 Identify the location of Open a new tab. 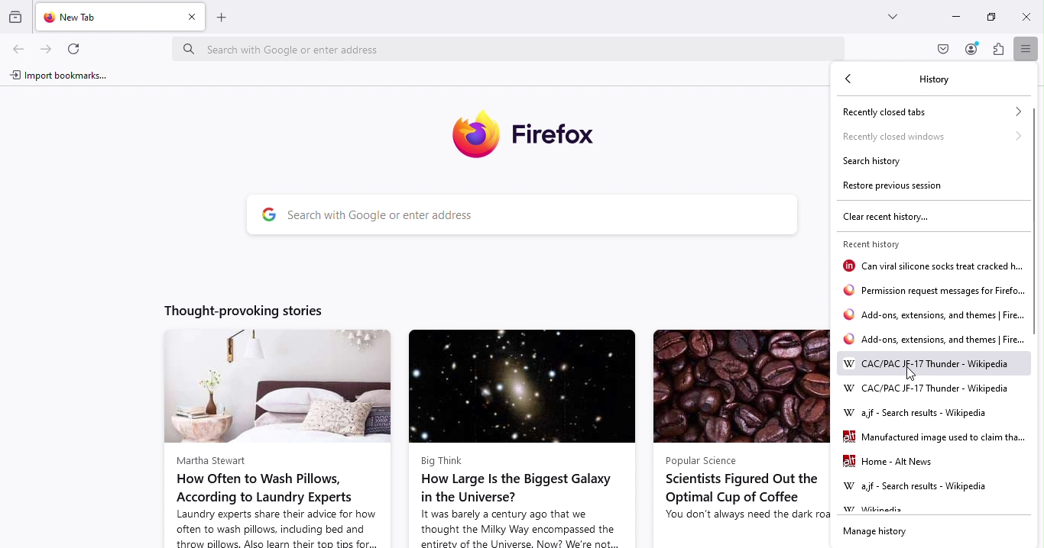
(225, 18).